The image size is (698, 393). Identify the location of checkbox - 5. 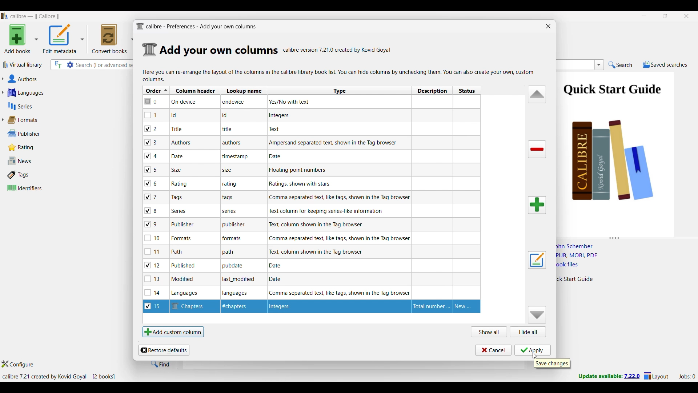
(154, 169).